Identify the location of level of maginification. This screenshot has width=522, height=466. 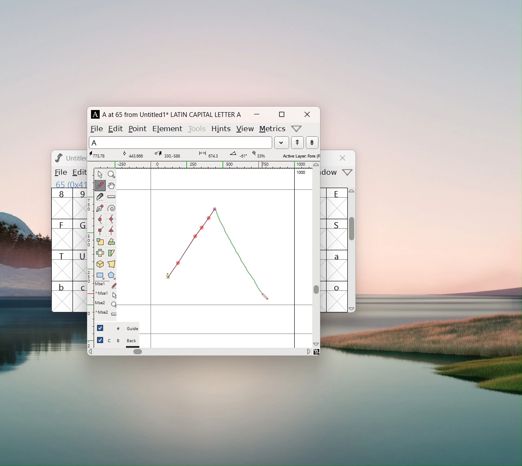
(258, 154).